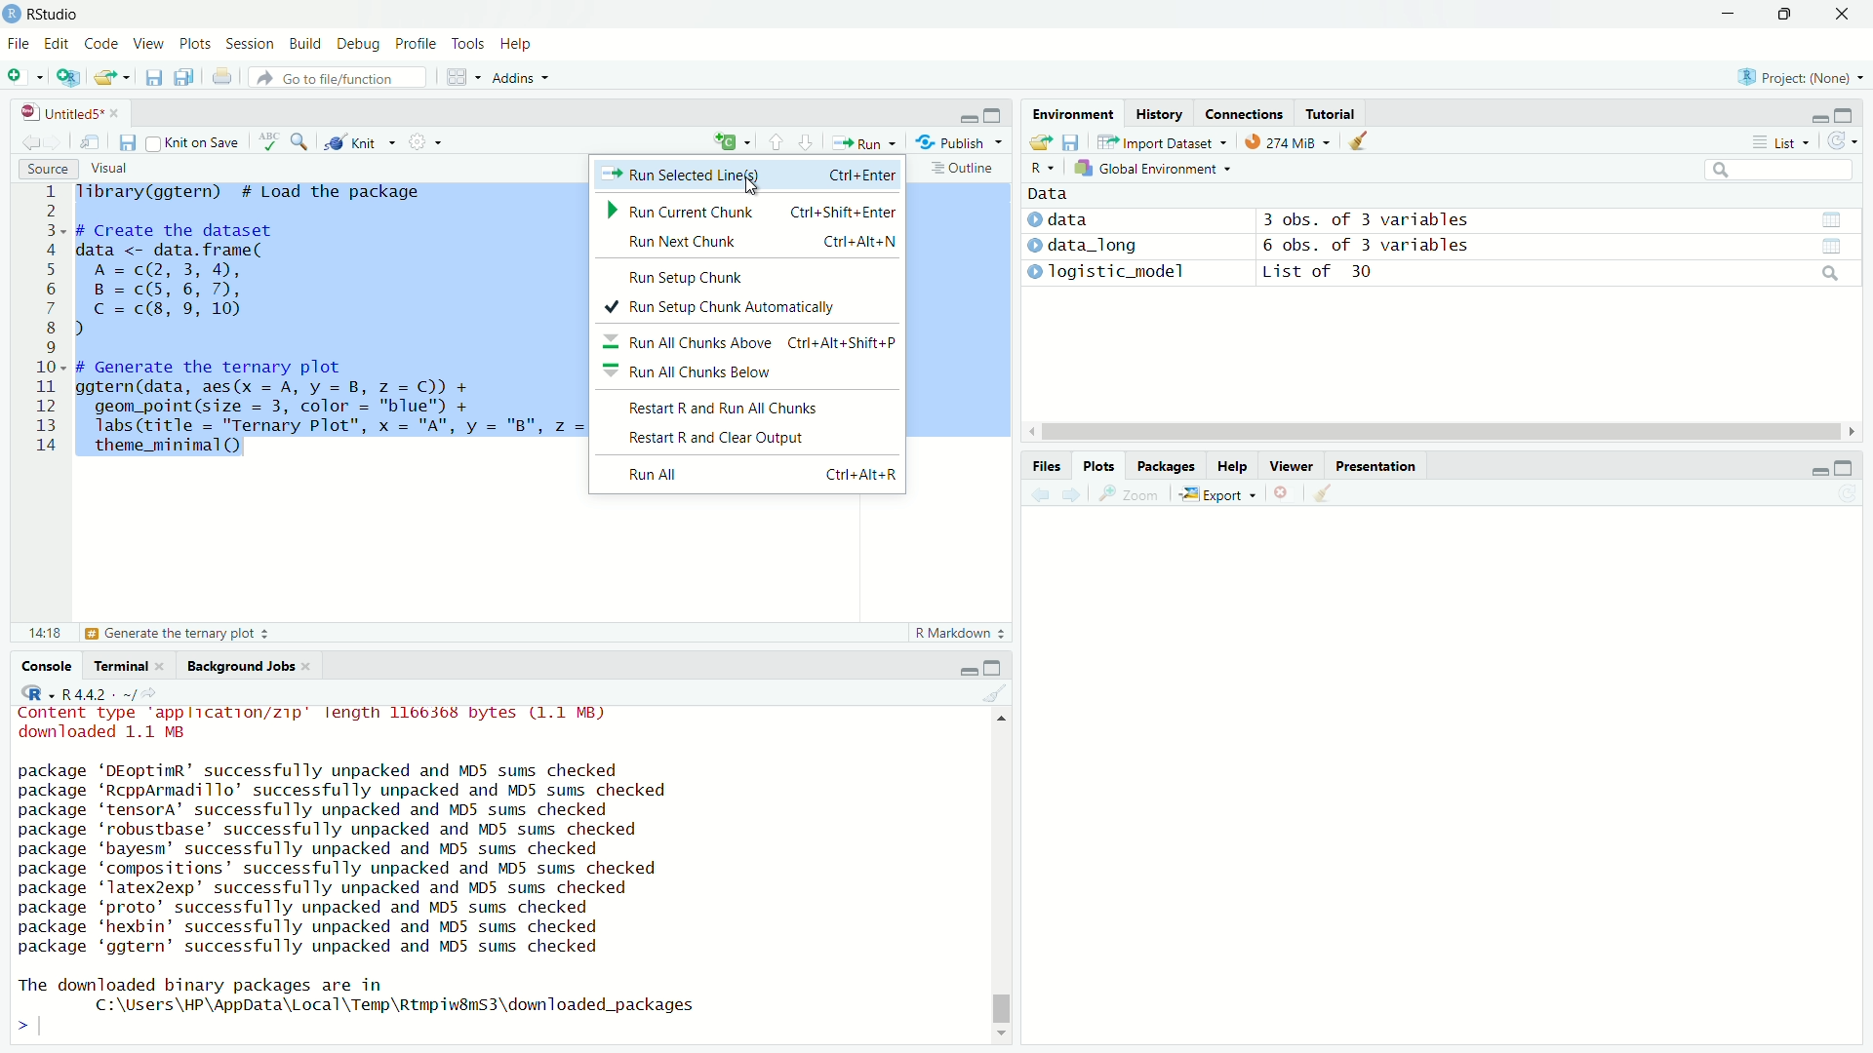  I want to click on grid, so click(464, 80).